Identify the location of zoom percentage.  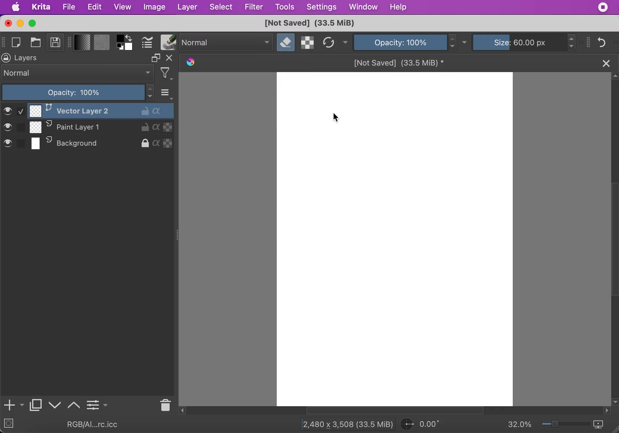
(520, 425).